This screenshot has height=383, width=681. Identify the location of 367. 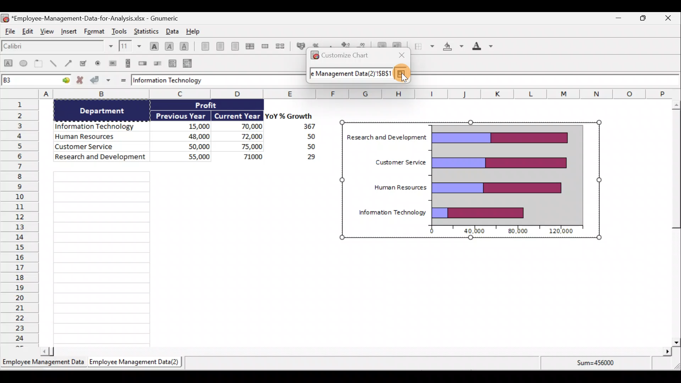
(307, 127).